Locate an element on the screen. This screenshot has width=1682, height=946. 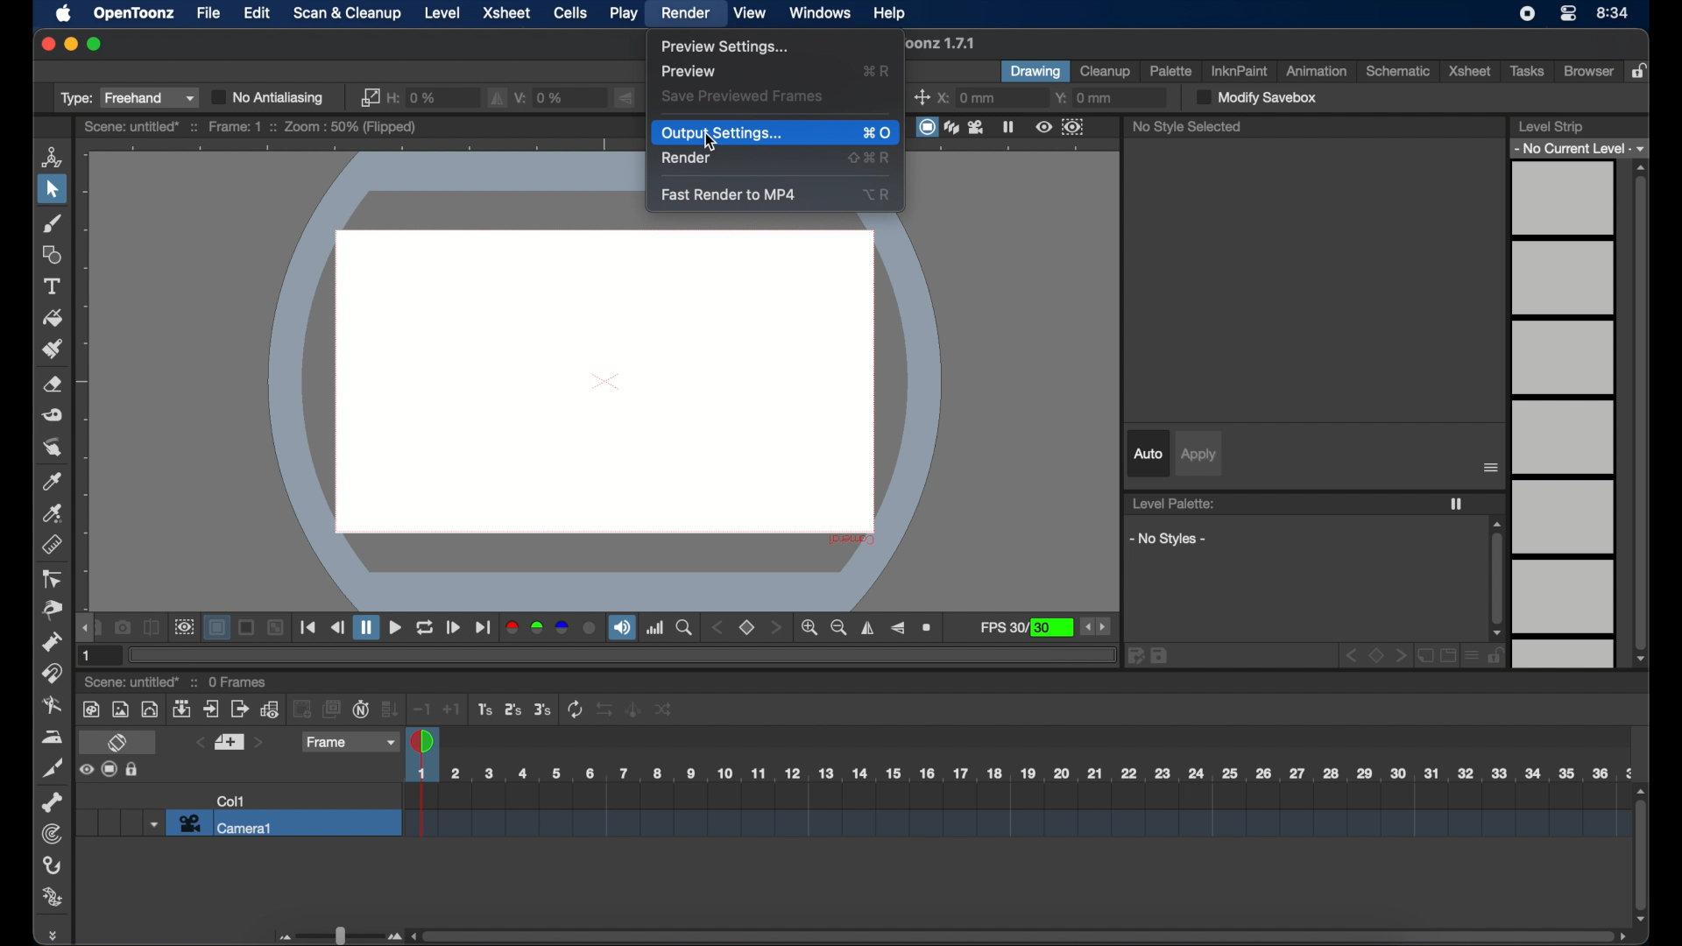
iron tool is located at coordinates (52, 737).